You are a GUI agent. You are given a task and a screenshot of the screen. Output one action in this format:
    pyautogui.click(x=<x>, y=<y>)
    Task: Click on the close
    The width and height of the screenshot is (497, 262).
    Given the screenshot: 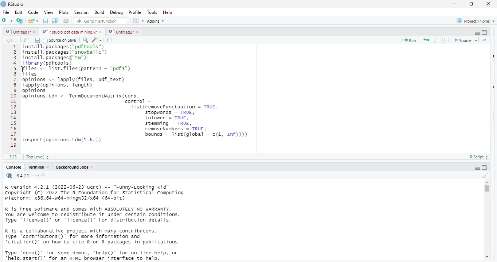 What is the action you would take?
    pyautogui.click(x=93, y=167)
    